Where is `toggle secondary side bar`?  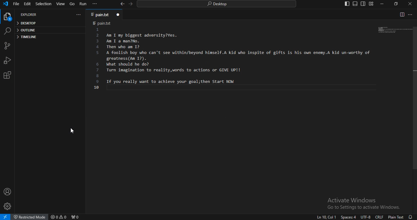
toggle secondary side bar is located at coordinates (364, 4).